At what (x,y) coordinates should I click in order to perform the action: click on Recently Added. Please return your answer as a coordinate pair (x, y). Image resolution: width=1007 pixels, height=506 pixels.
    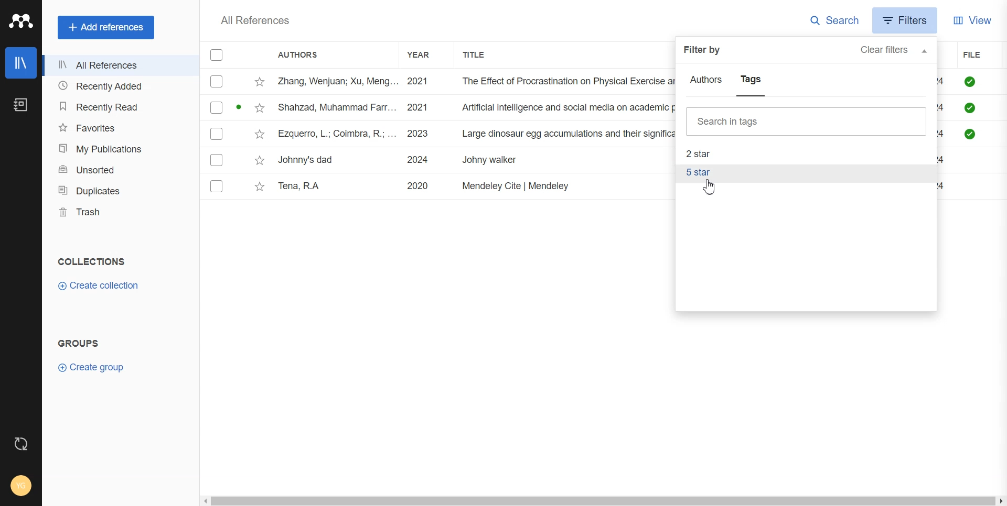
    Looking at the image, I should click on (119, 86).